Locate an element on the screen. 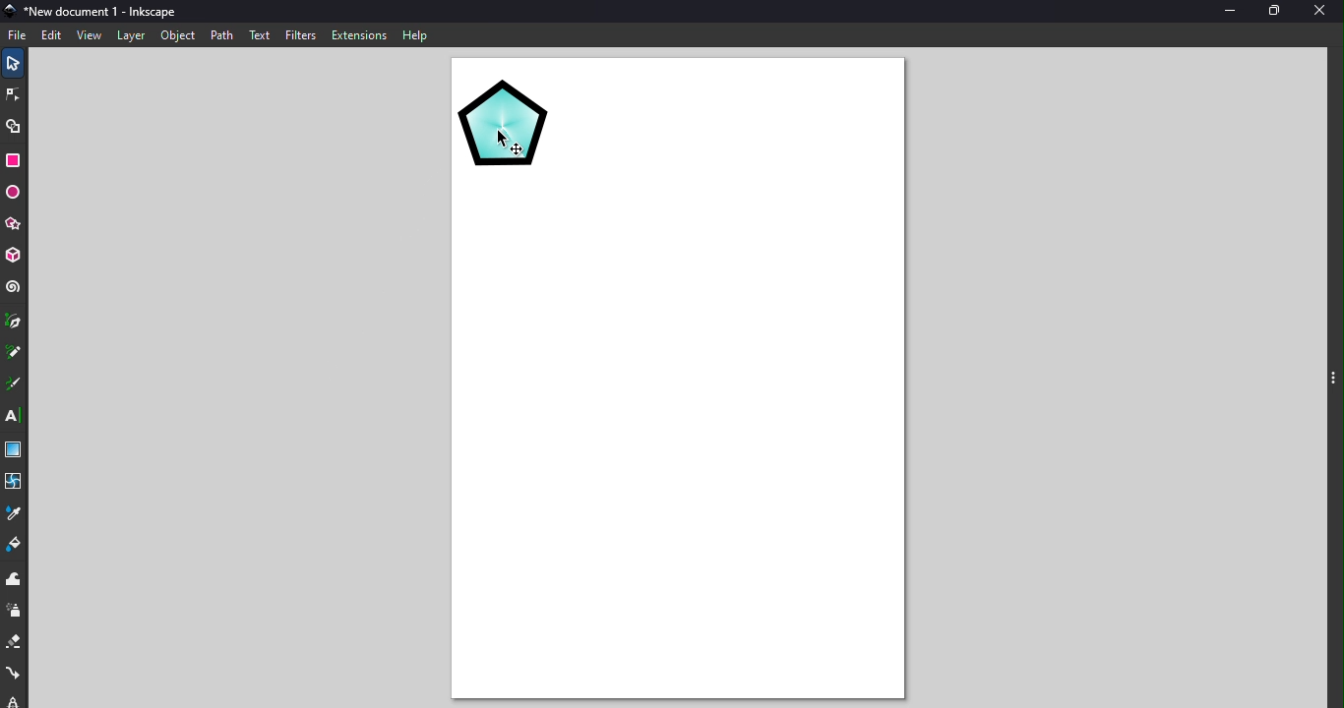 The height and width of the screenshot is (708, 1344). Dropper tool is located at coordinates (17, 512).